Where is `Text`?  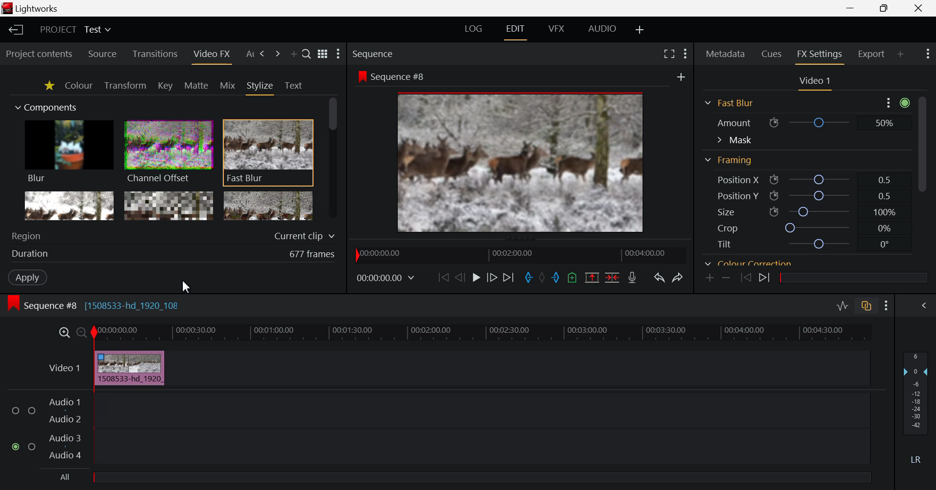 Text is located at coordinates (293, 85).